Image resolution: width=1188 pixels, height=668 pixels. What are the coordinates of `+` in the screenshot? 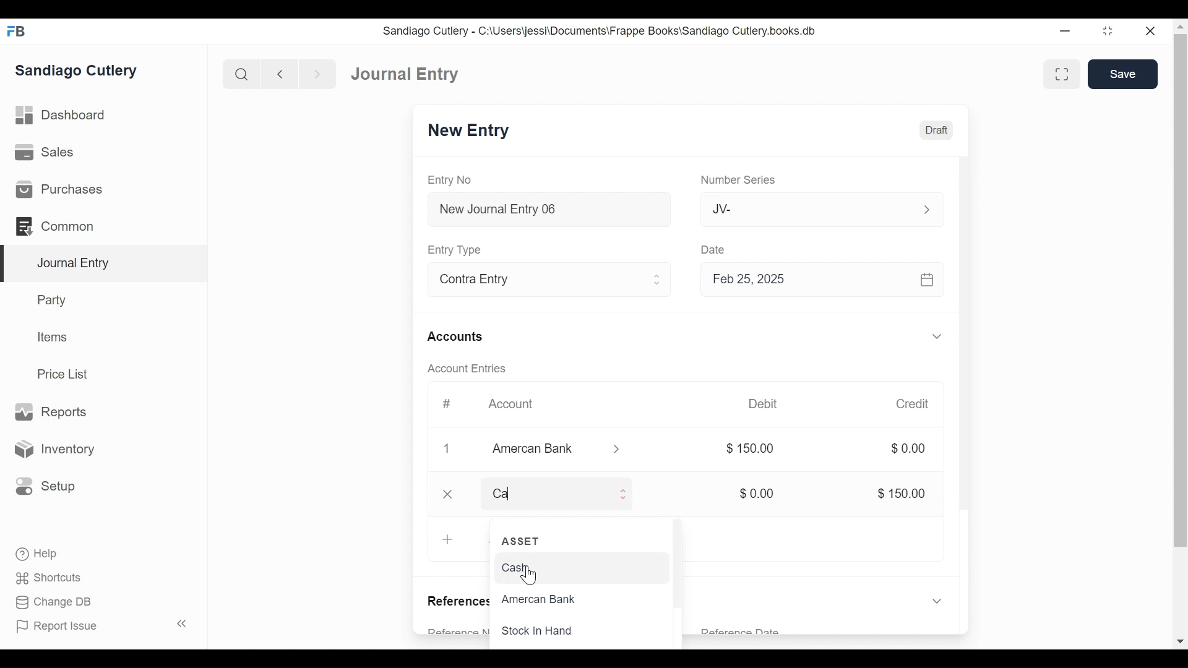 It's located at (448, 538).